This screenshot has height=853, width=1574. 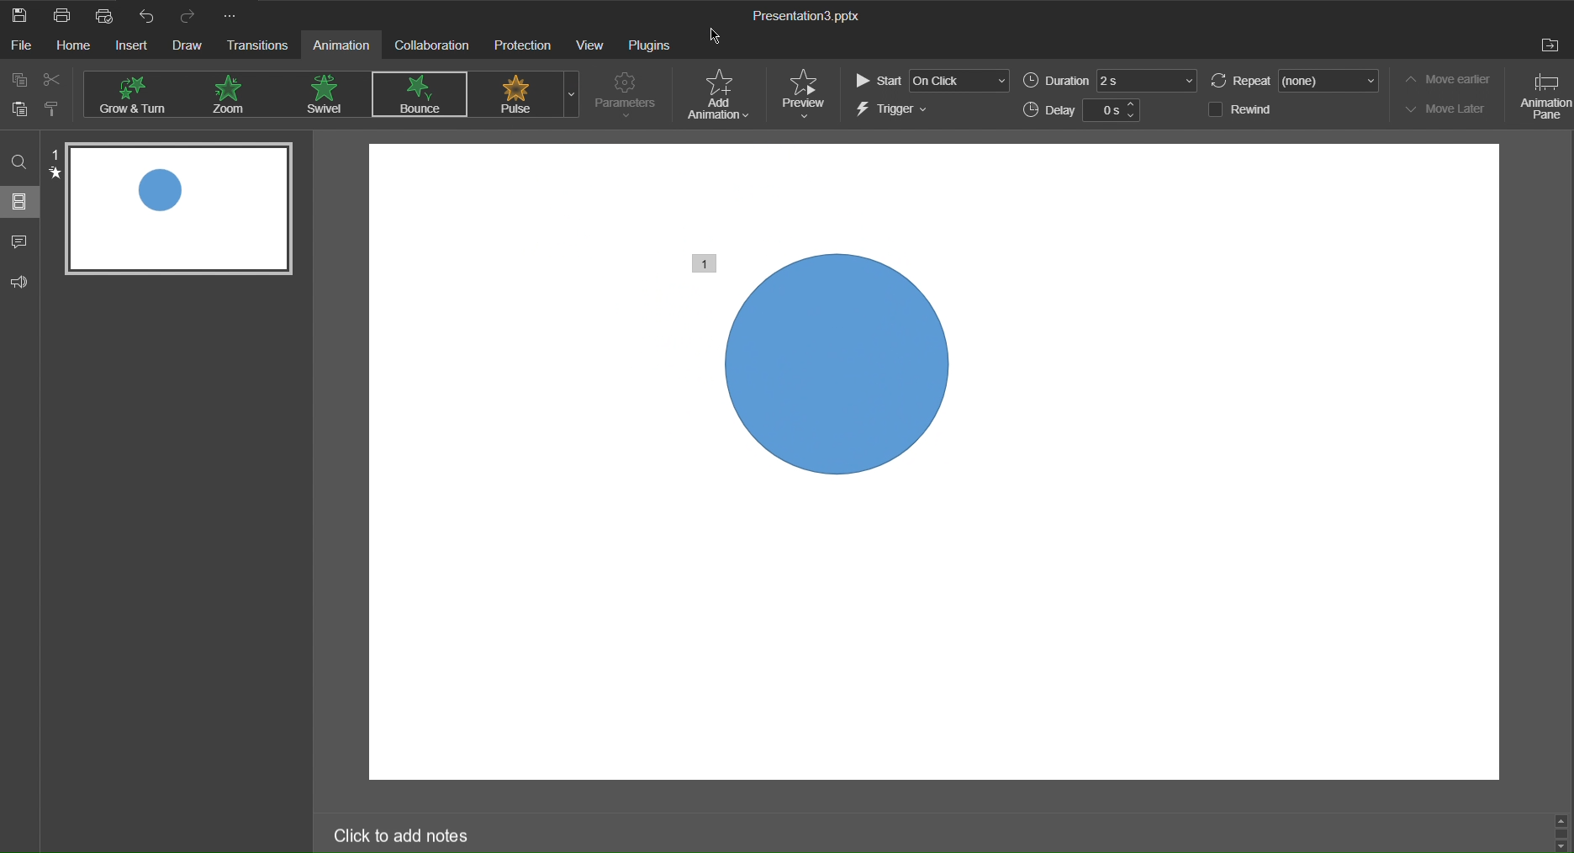 What do you see at coordinates (185, 17) in the screenshot?
I see `Redo` at bounding box center [185, 17].